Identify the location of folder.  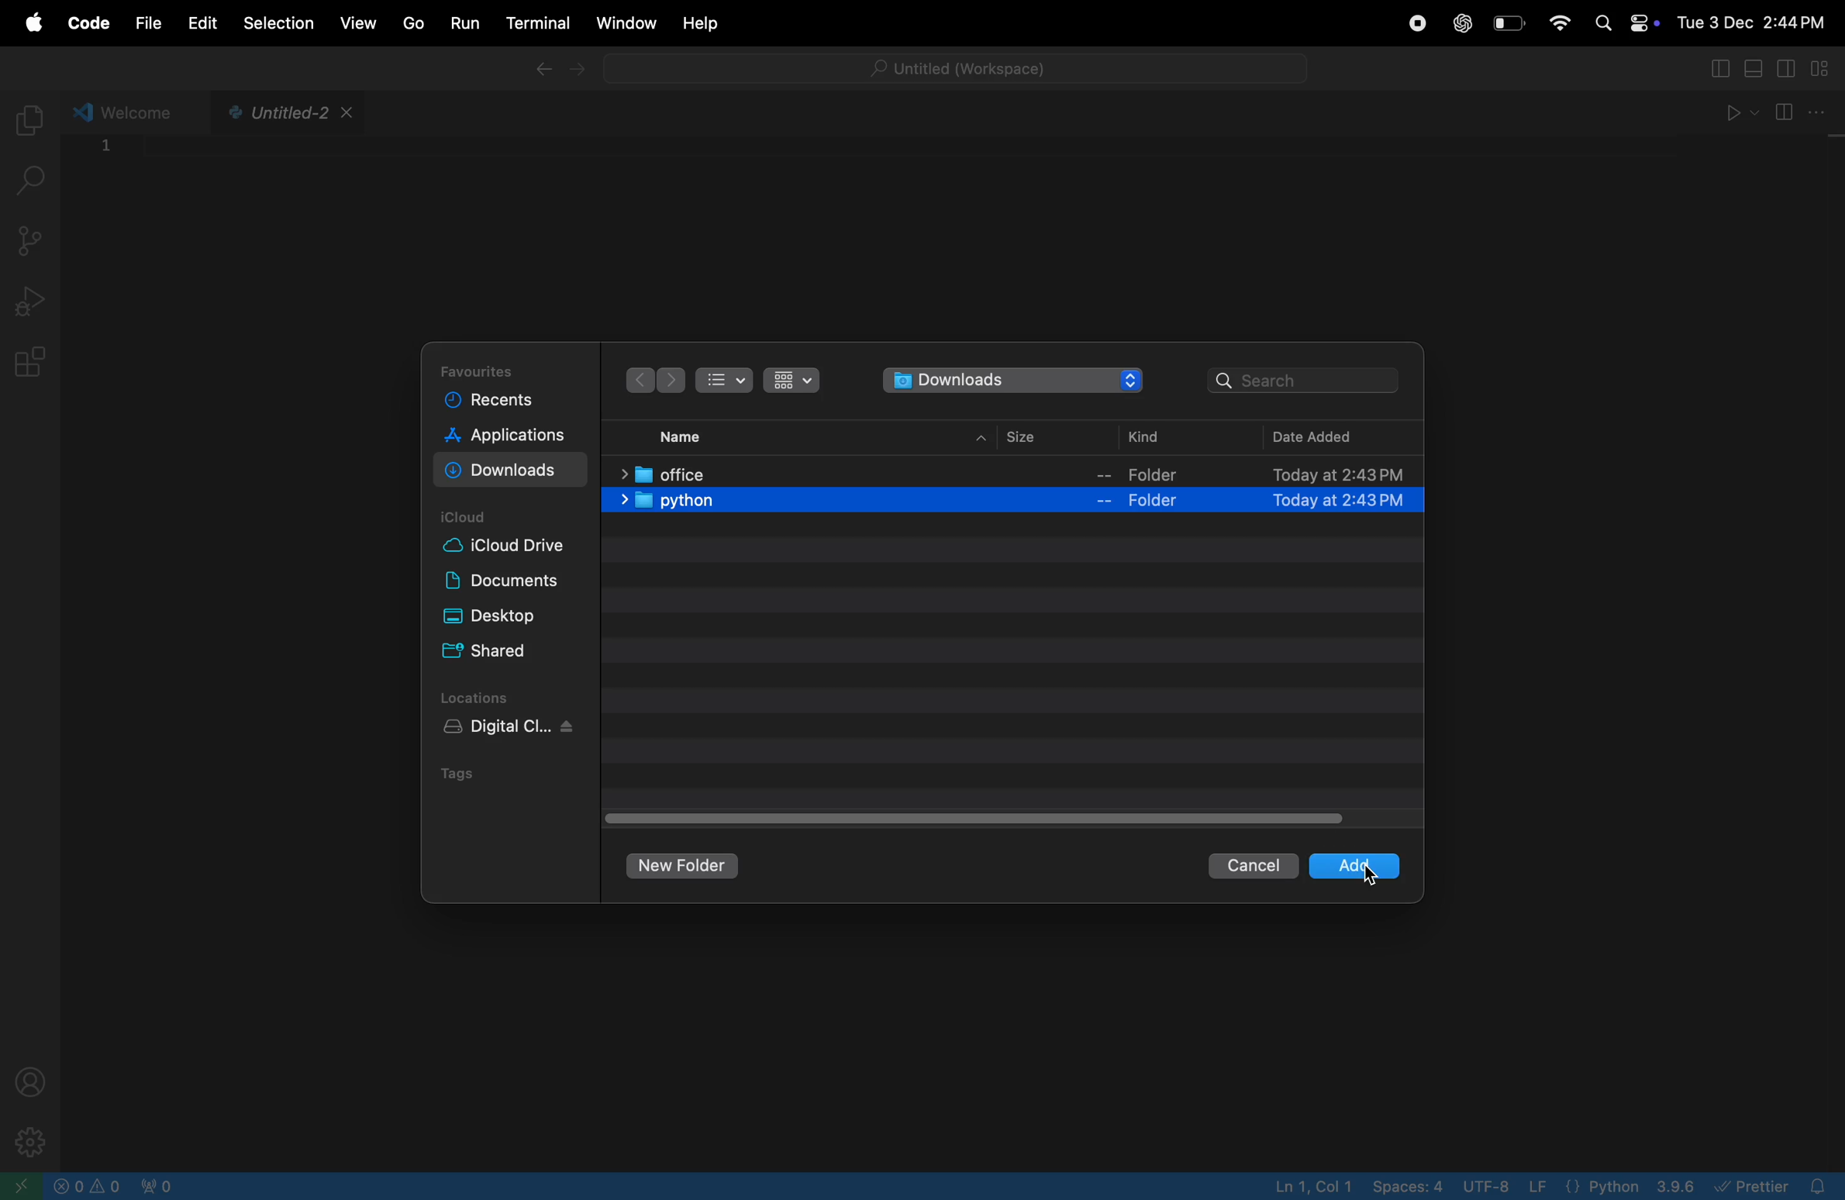
(1144, 476).